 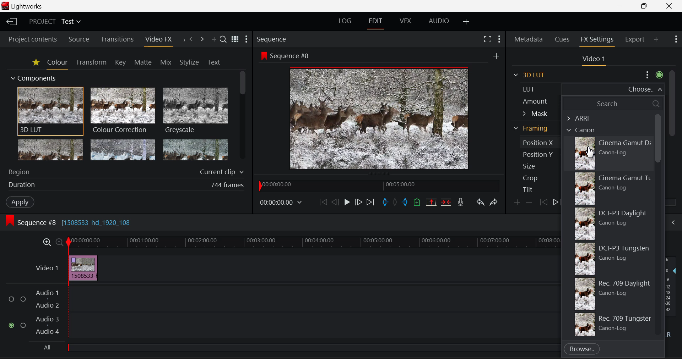 I want to click on Window Title, so click(x=23, y=6).